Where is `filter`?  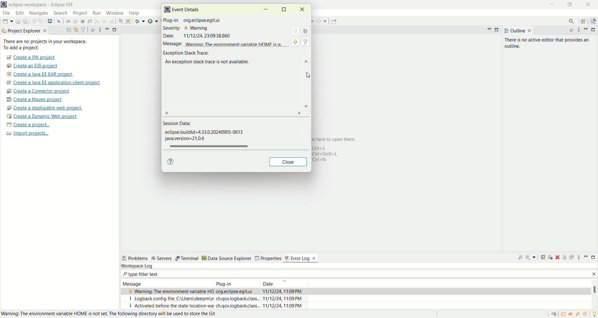
filter is located at coordinates (83, 29).